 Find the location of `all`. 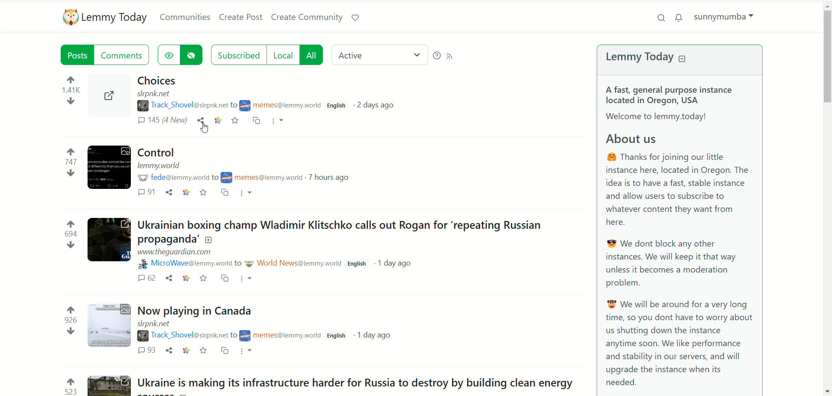

all is located at coordinates (311, 55).